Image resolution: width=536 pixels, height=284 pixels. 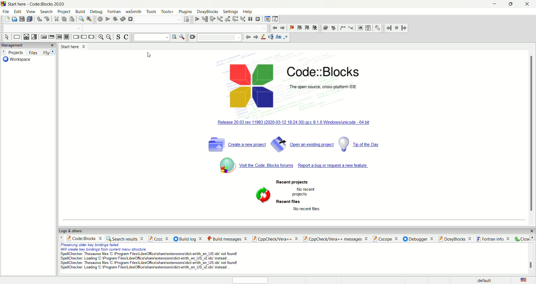 I want to click on debugger, so click(x=418, y=239).